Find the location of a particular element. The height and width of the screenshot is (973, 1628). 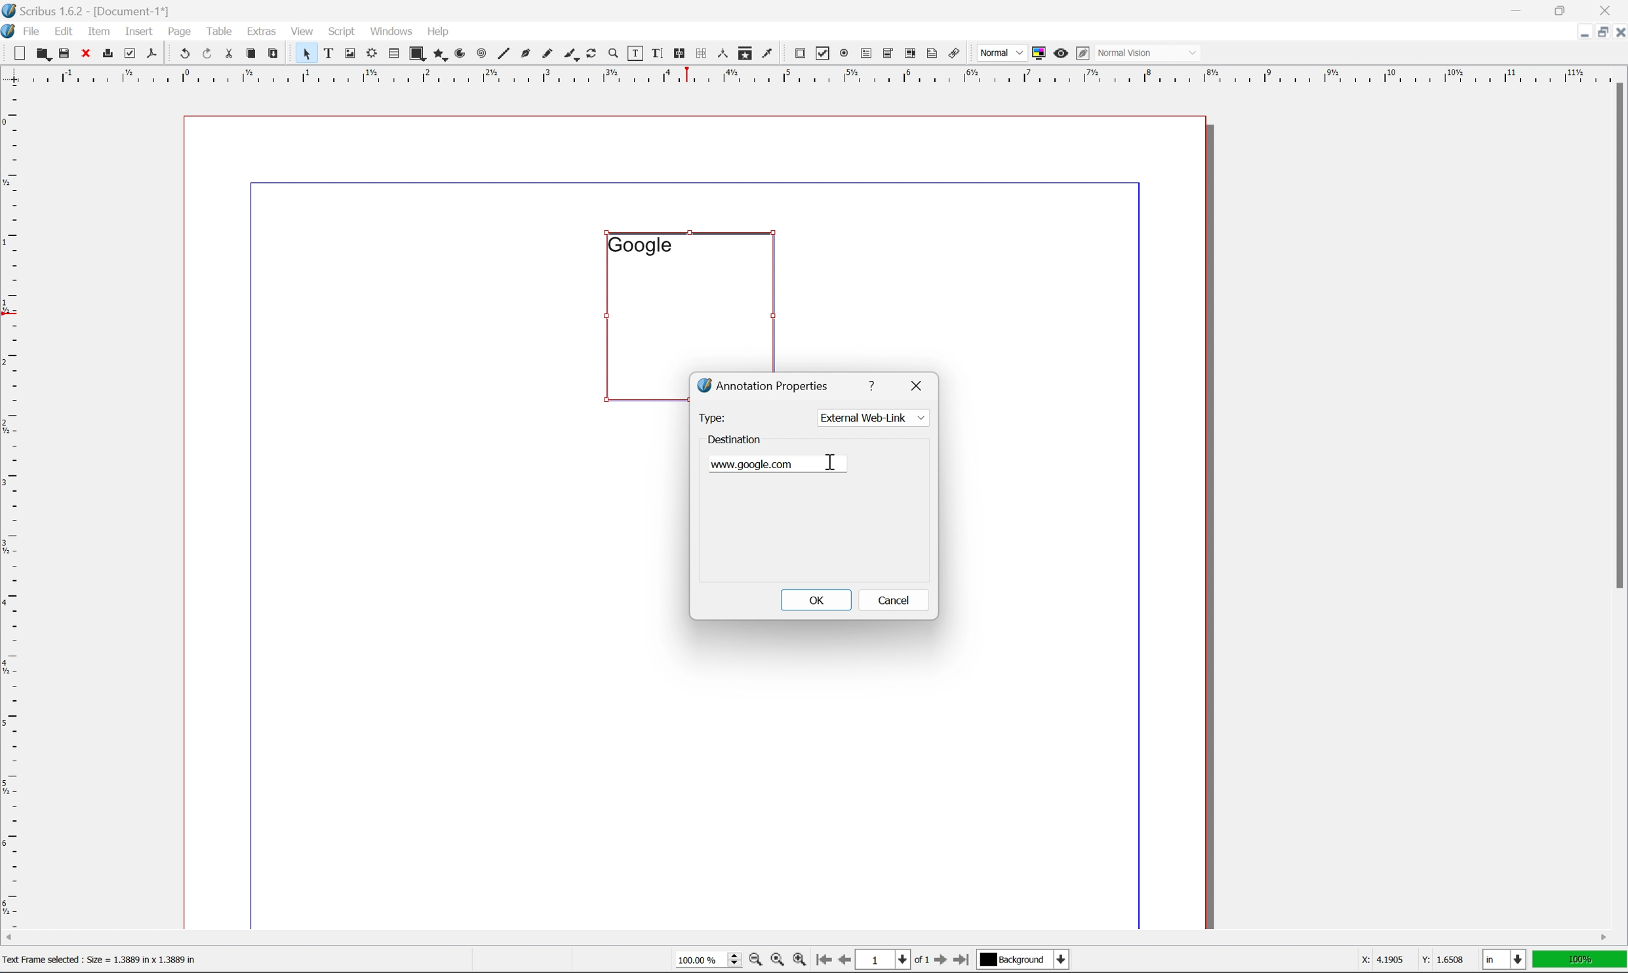

file is located at coordinates (32, 31).